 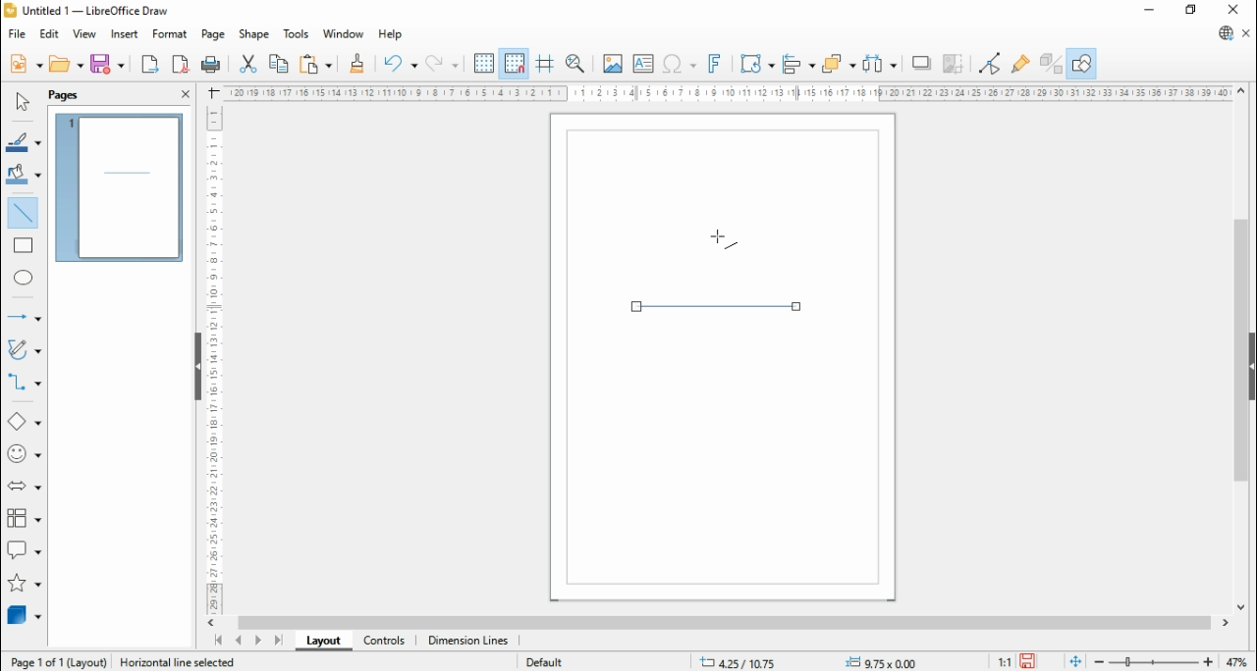 I want to click on insert special character, so click(x=678, y=64).